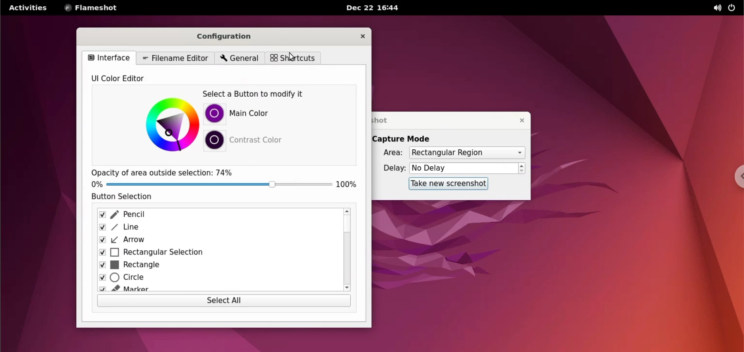 This screenshot has width=744, height=352. I want to click on button selection, so click(122, 198).